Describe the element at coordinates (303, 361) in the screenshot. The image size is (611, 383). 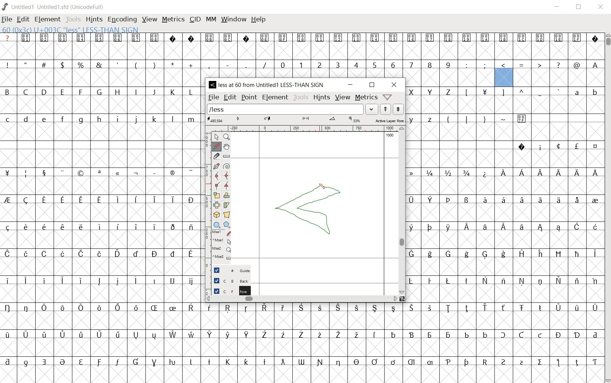
I see `special letters` at that location.